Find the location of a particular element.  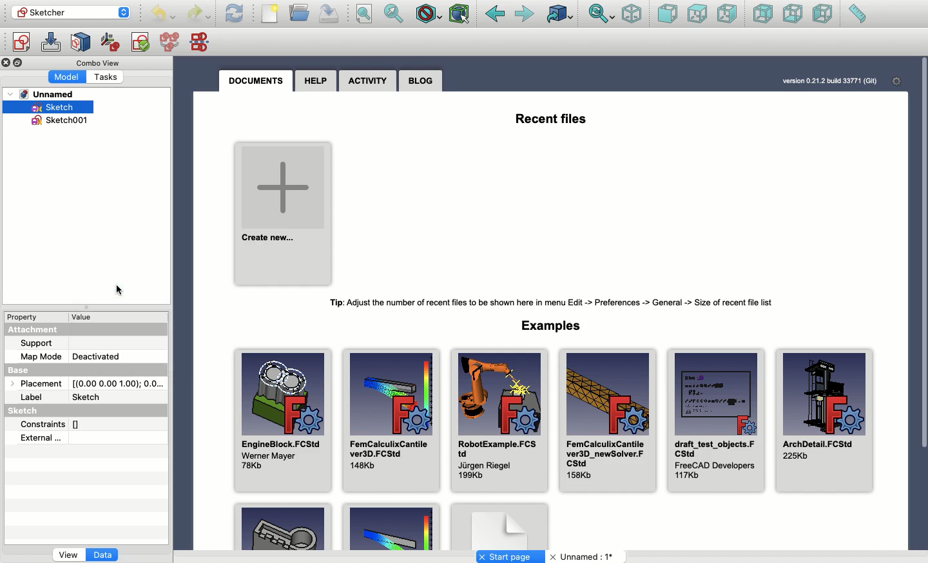

ArchDetail is located at coordinates (825, 423).